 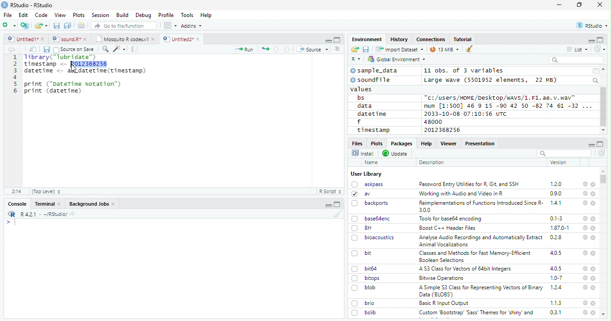 What do you see at coordinates (328, 40) in the screenshot?
I see `minimize` at bounding box center [328, 40].